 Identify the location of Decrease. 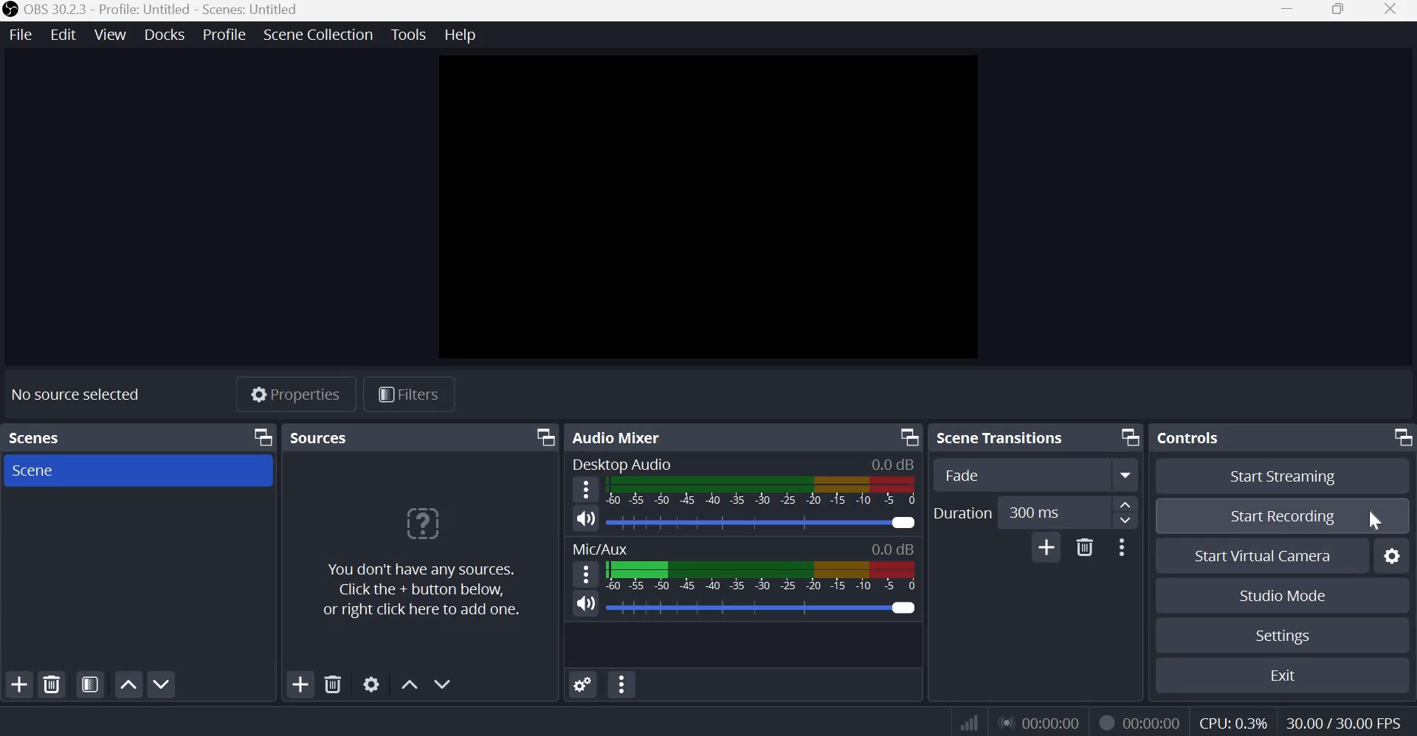
(1128, 521).